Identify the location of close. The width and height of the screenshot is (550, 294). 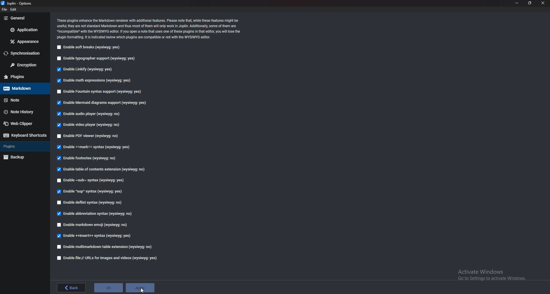
(543, 3).